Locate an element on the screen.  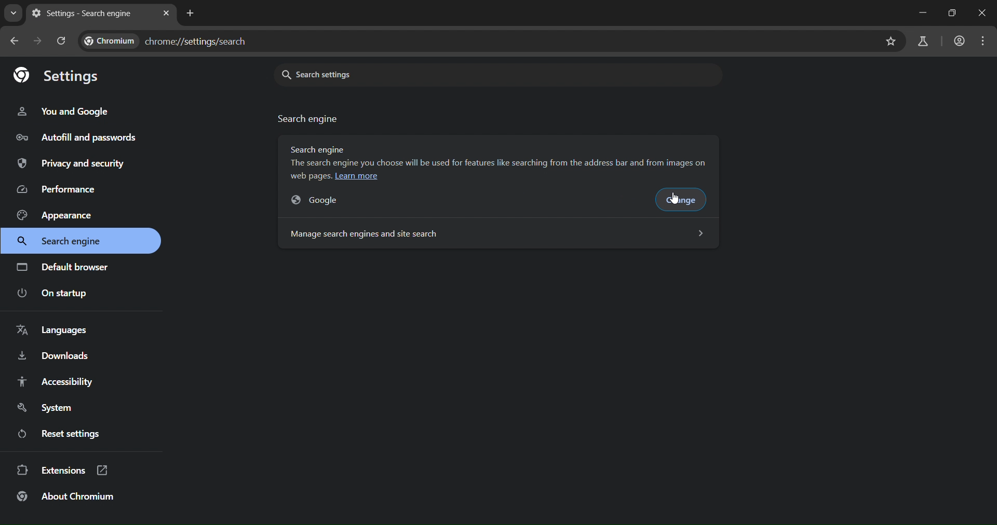
go back 1 page is located at coordinates (17, 42).